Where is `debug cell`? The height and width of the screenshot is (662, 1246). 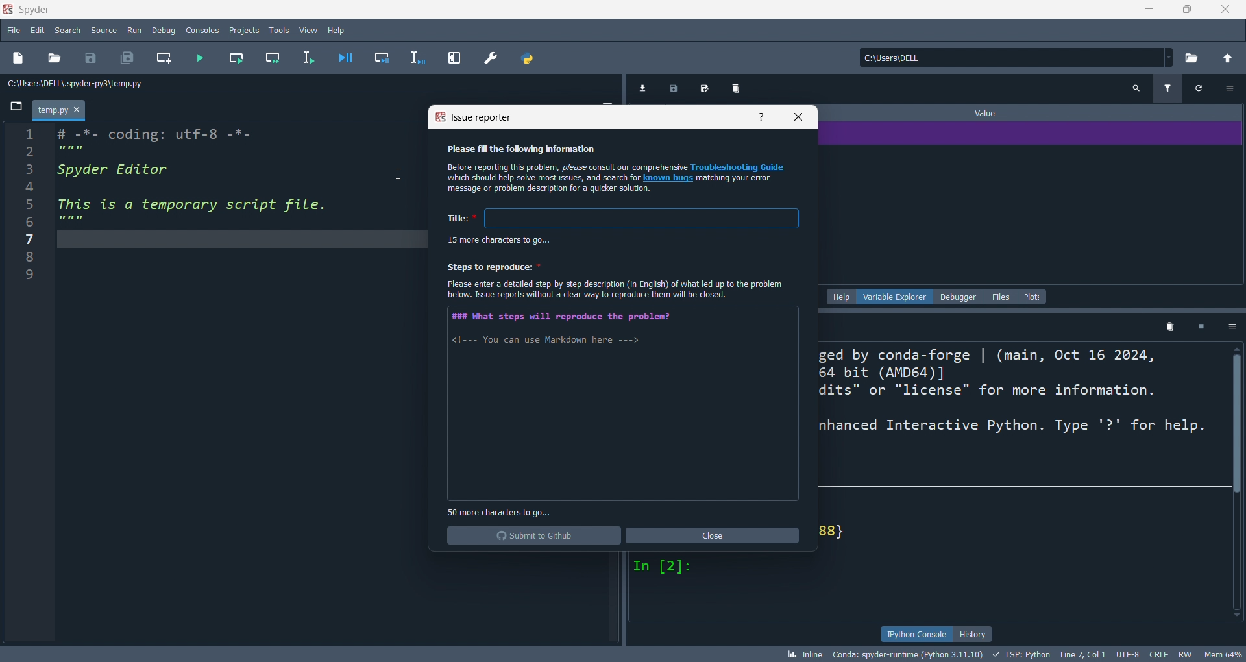 debug cell is located at coordinates (382, 58).